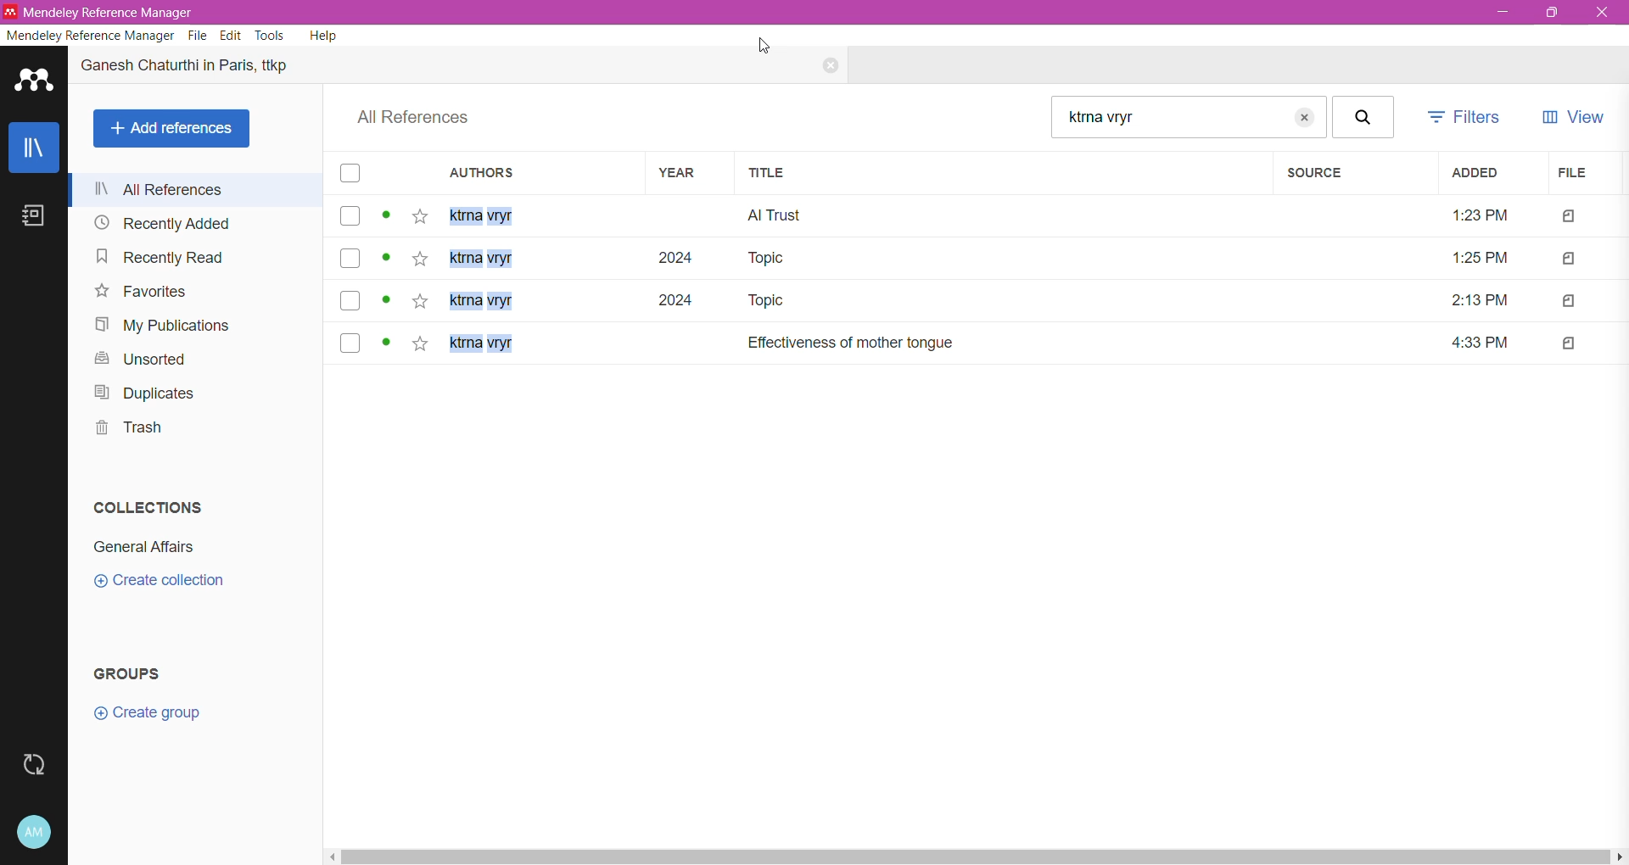  Describe the element at coordinates (1488, 174) in the screenshot. I see `Added` at that location.